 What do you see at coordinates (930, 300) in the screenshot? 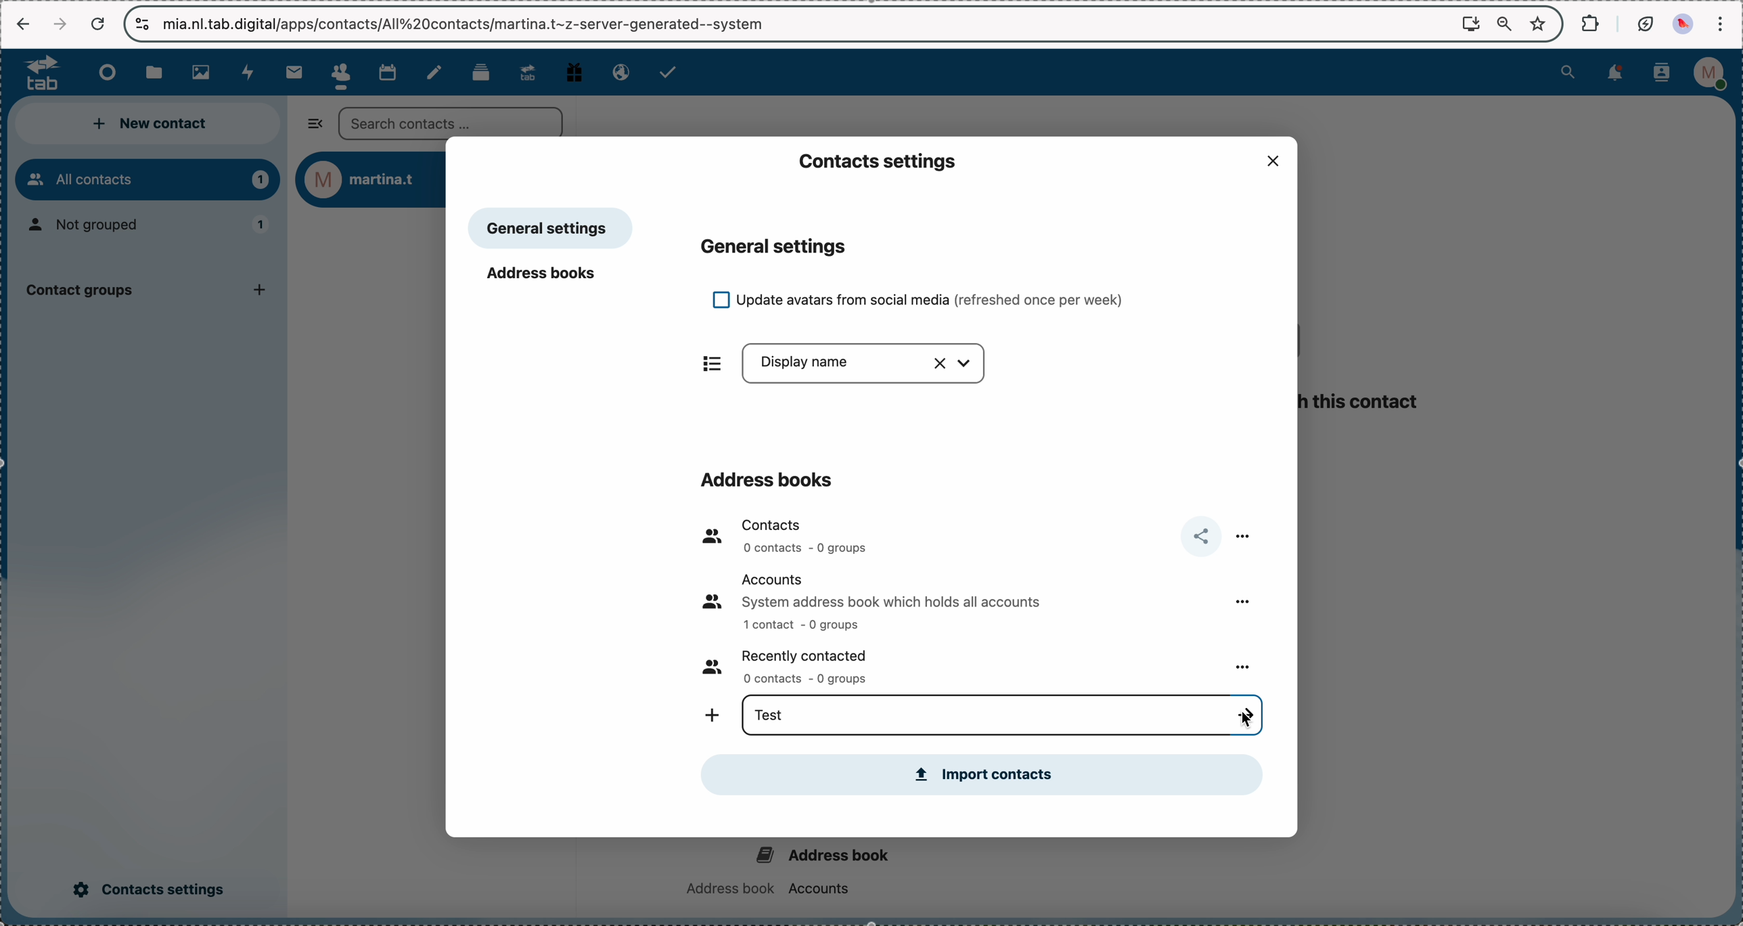
I see `update avatars` at bounding box center [930, 300].